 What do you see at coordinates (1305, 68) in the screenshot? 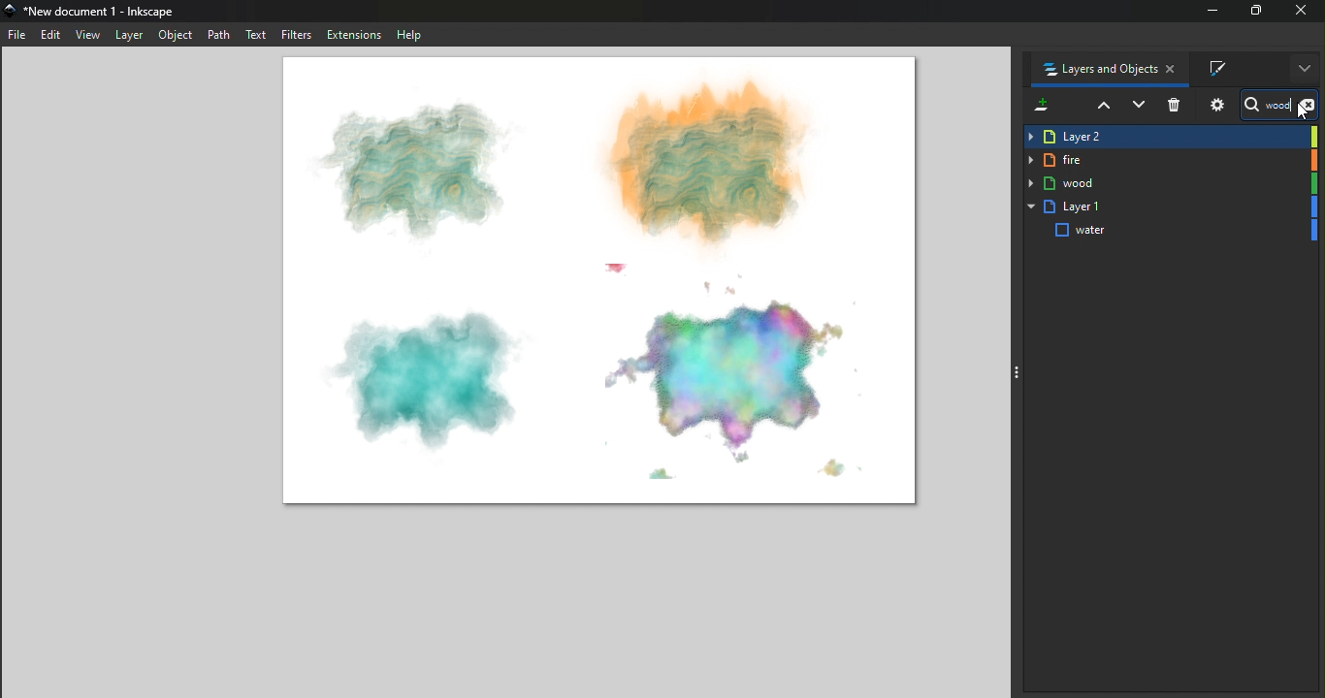
I see `More options` at bounding box center [1305, 68].